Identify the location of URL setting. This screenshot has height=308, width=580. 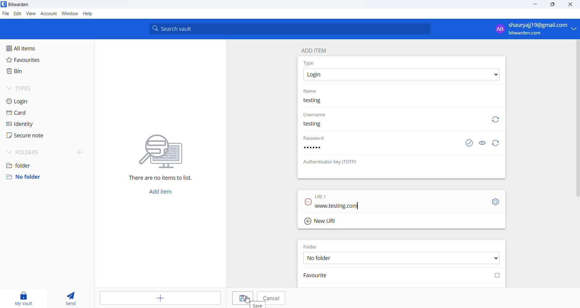
(493, 201).